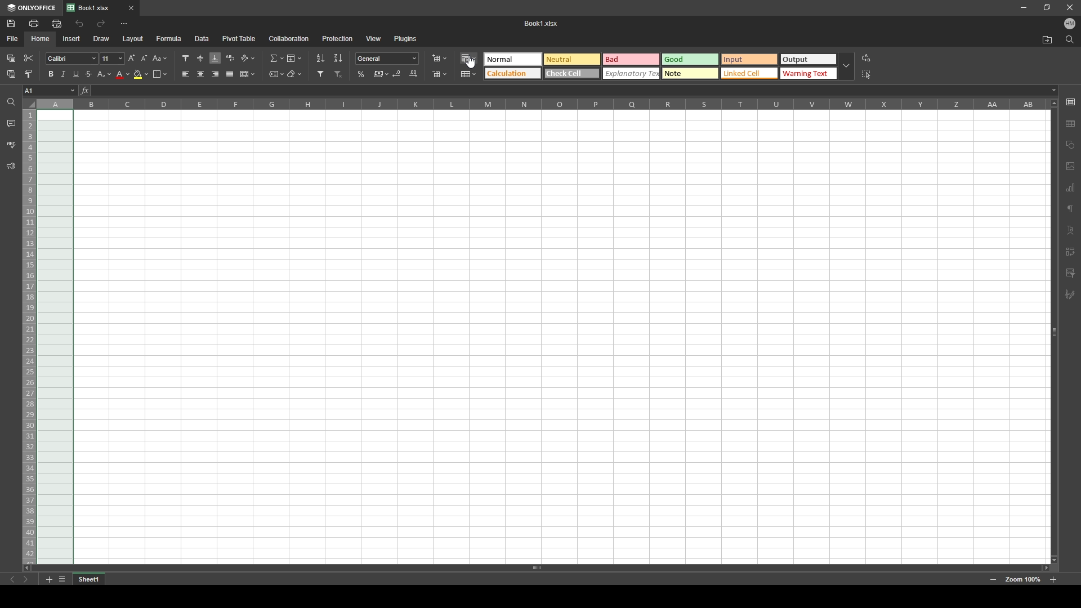 The image size is (1081, 608). What do you see at coordinates (1070, 102) in the screenshot?
I see `cell settings` at bounding box center [1070, 102].